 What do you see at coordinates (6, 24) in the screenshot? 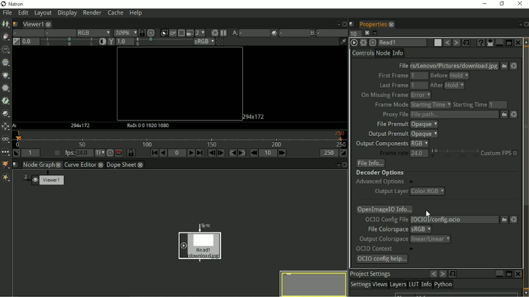
I see `Image` at bounding box center [6, 24].